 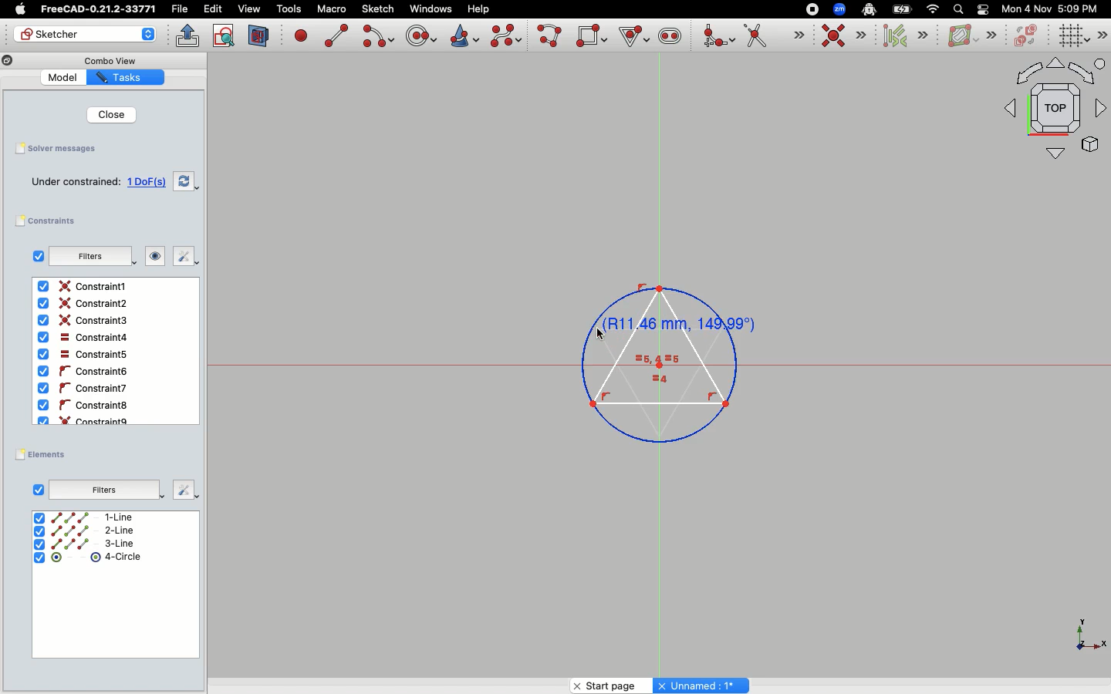 I want to click on Search, so click(x=957, y=8).